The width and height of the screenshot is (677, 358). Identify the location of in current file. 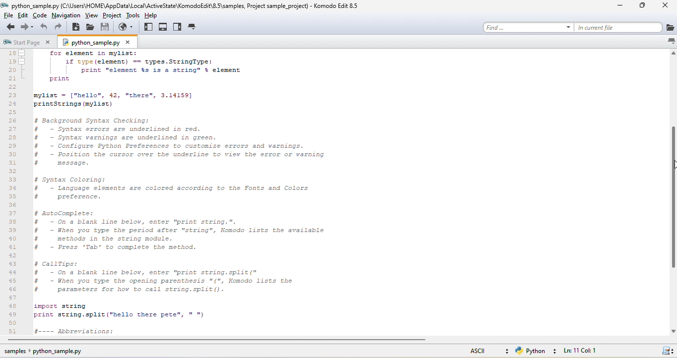
(625, 27).